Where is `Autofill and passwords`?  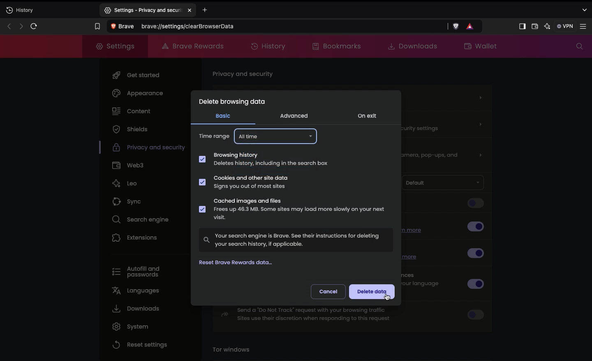
Autofill and passwords is located at coordinates (136, 270).